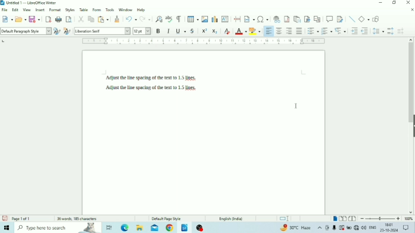 The width and height of the screenshot is (415, 233). I want to click on Restore Down, so click(394, 3).